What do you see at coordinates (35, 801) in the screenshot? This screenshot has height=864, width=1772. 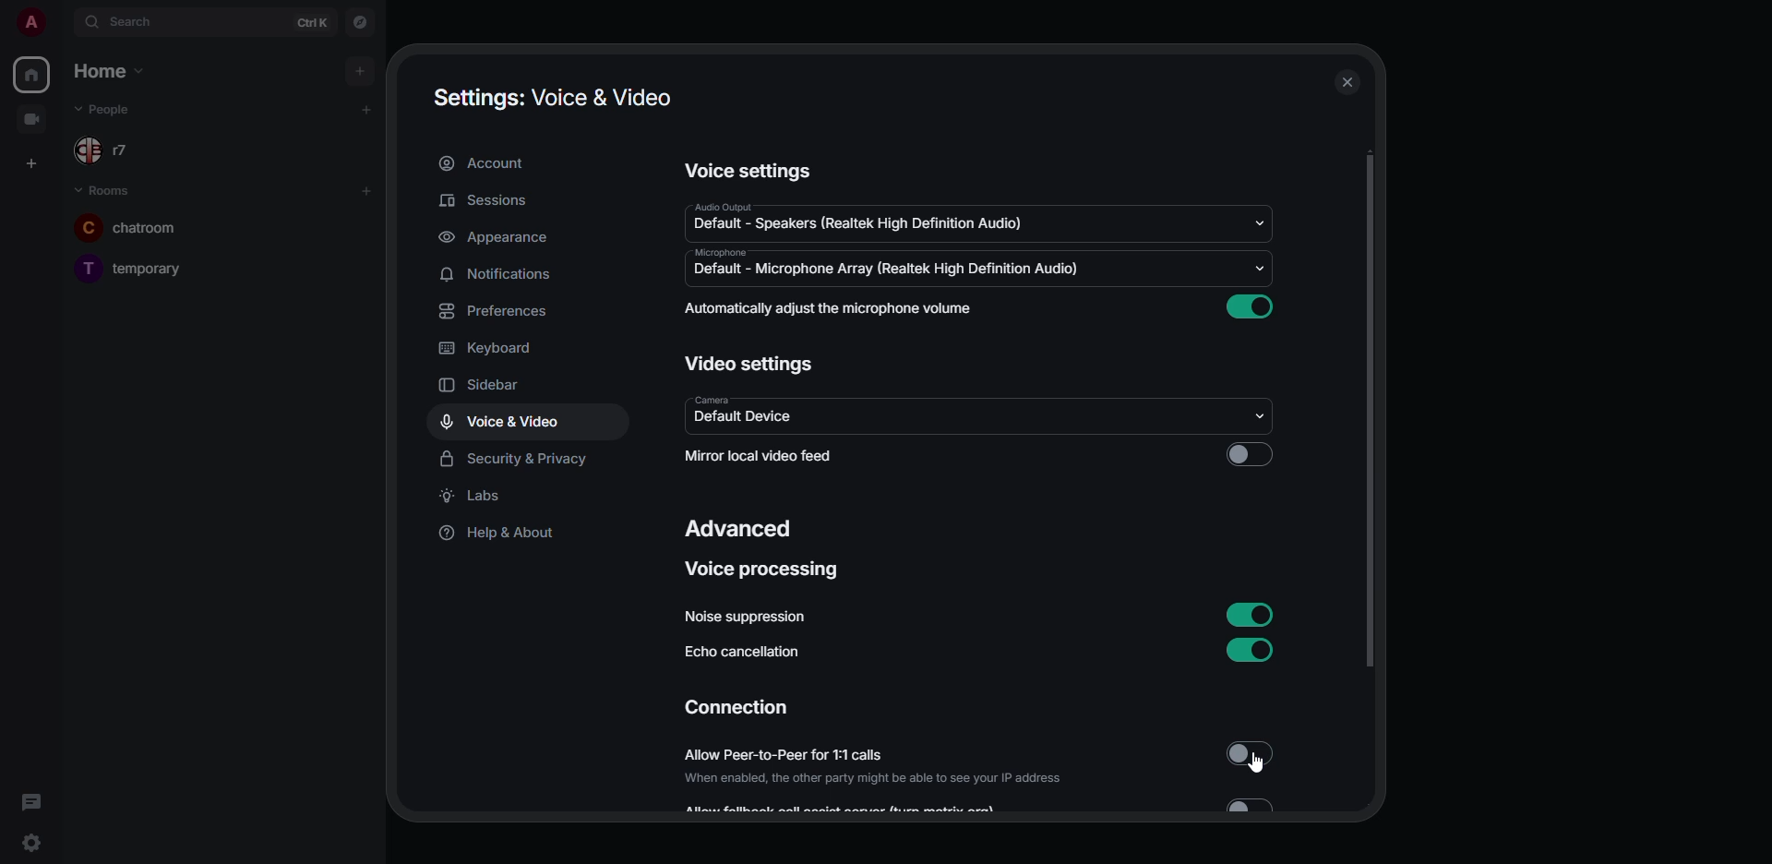 I see `threads` at bounding box center [35, 801].